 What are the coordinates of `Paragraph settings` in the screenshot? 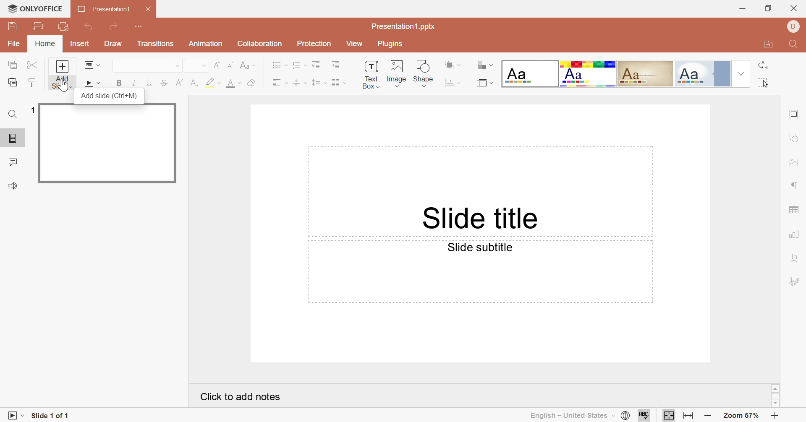 It's located at (793, 186).